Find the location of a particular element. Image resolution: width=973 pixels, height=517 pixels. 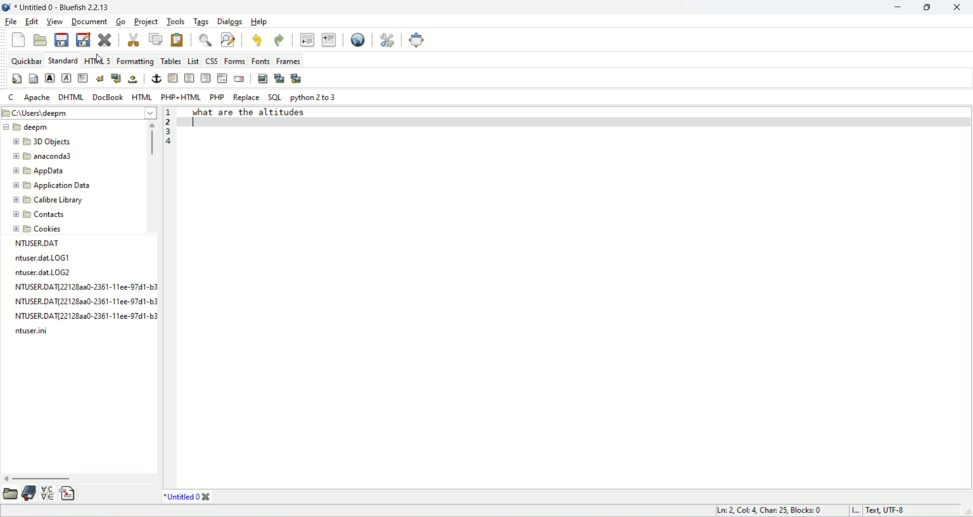

vertical scroll bar is located at coordinates (151, 177).